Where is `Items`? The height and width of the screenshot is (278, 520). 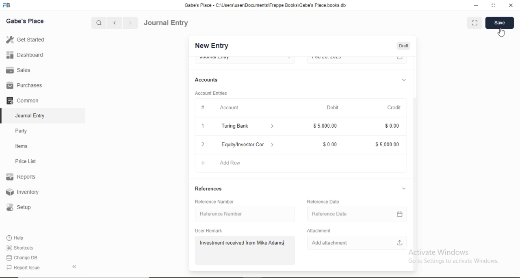
Items is located at coordinates (22, 146).